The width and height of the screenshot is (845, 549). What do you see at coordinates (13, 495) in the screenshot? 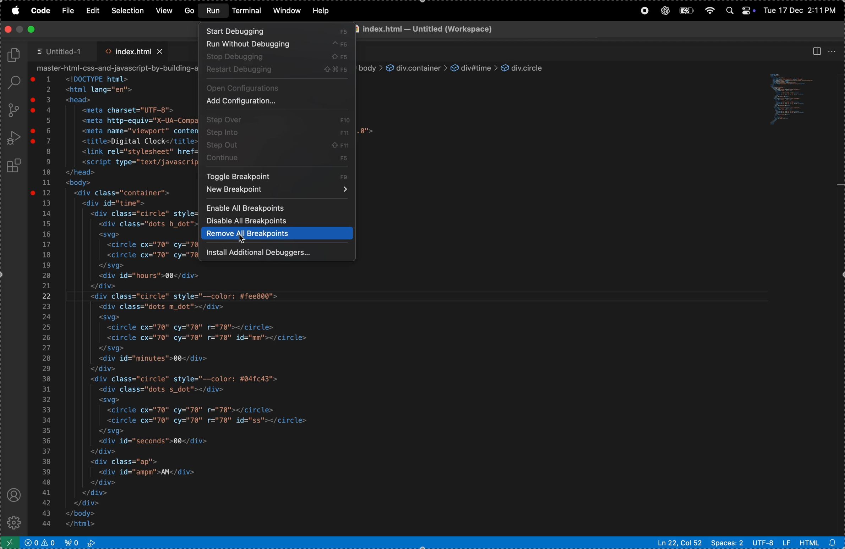
I see `profile` at bounding box center [13, 495].